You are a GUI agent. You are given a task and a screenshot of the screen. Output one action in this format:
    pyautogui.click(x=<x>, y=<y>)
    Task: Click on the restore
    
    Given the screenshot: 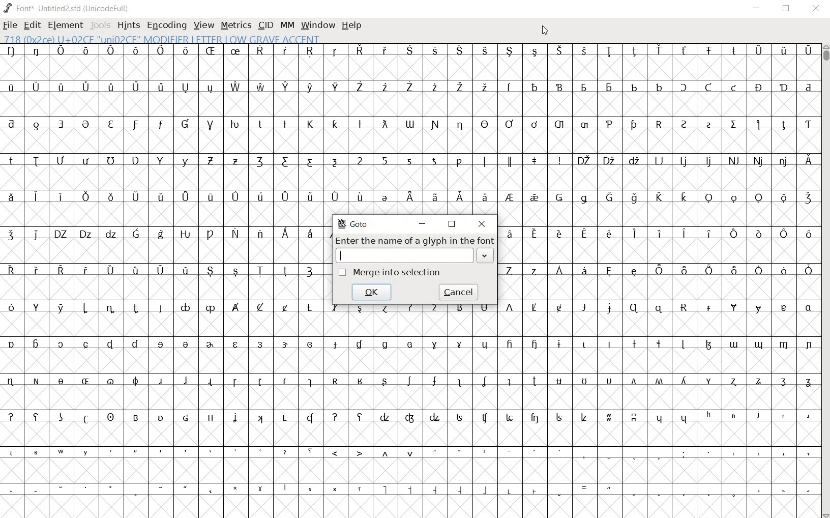 What is the action you would take?
    pyautogui.click(x=452, y=224)
    